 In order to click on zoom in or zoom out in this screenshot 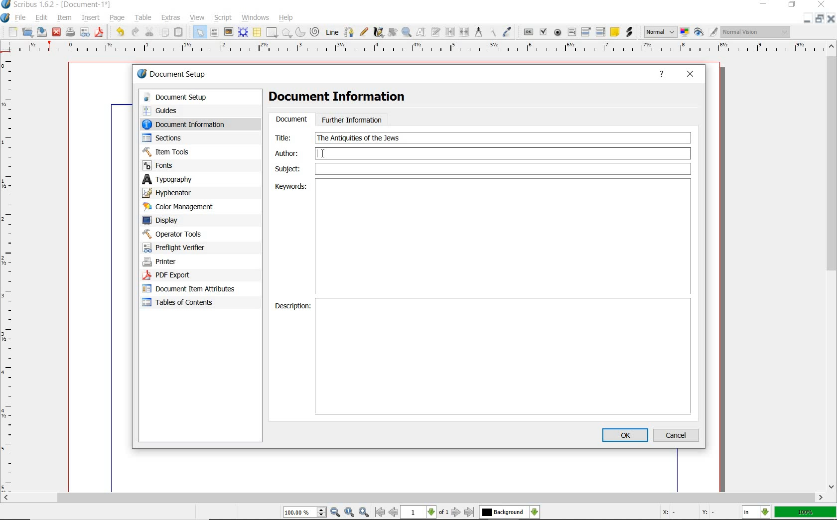, I will do `click(407, 33)`.